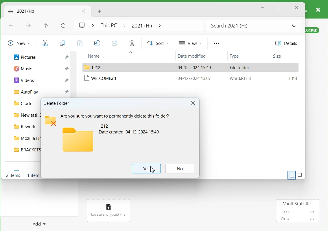  Describe the element at coordinates (253, 25) in the screenshot. I see `Search bar` at that location.